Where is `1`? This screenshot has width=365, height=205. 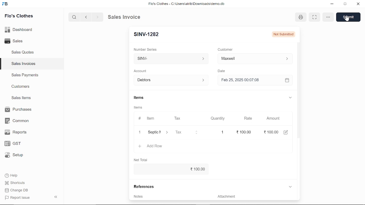 1 is located at coordinates (222, 132).